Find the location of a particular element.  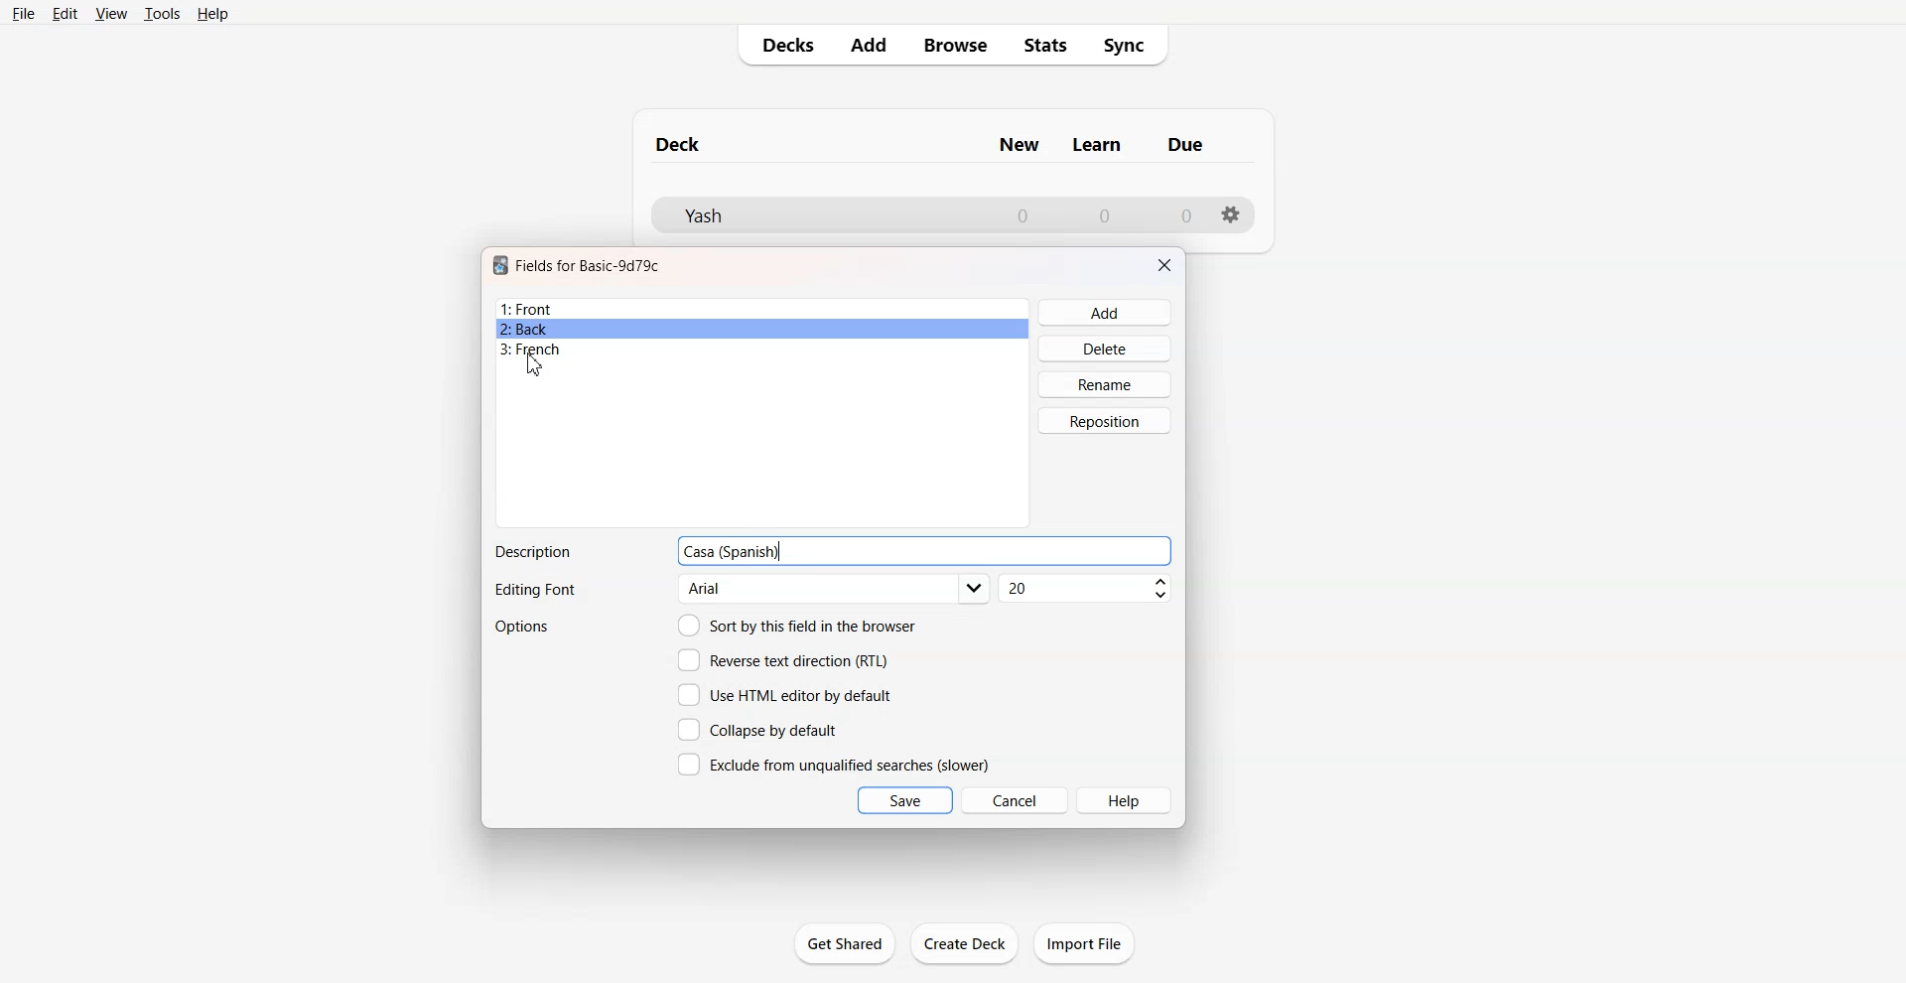

Use HTML editor by default is located at coordinates (784, 695).